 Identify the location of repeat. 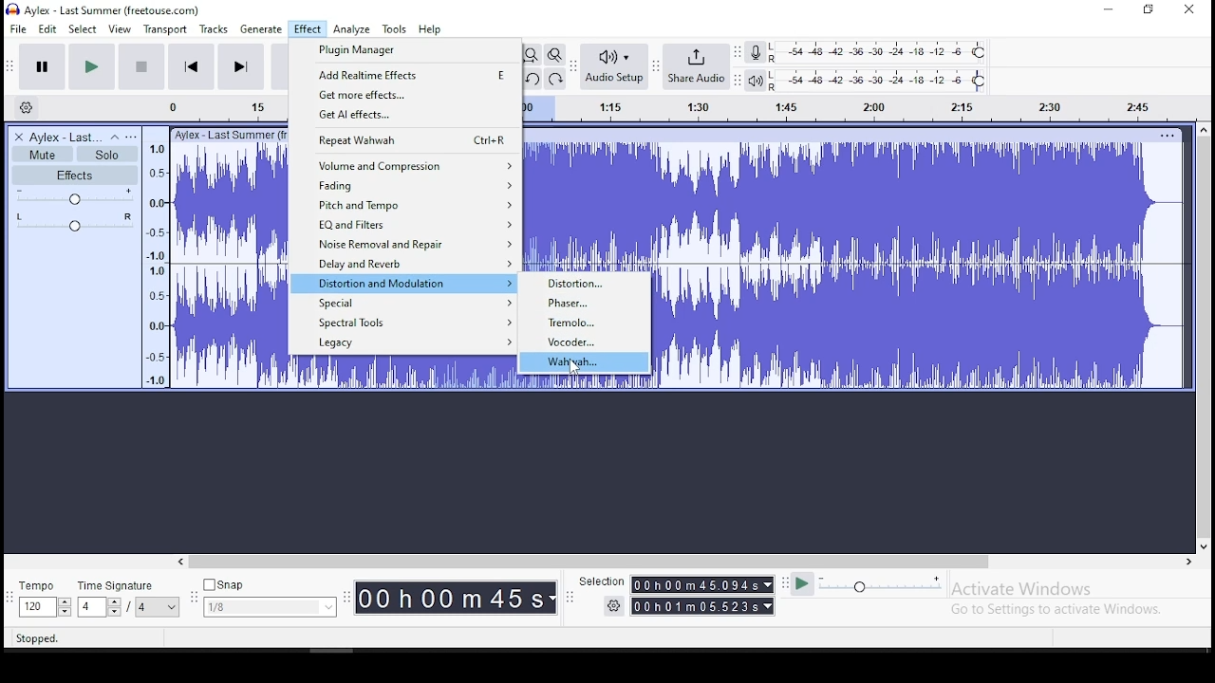
(407, 139).